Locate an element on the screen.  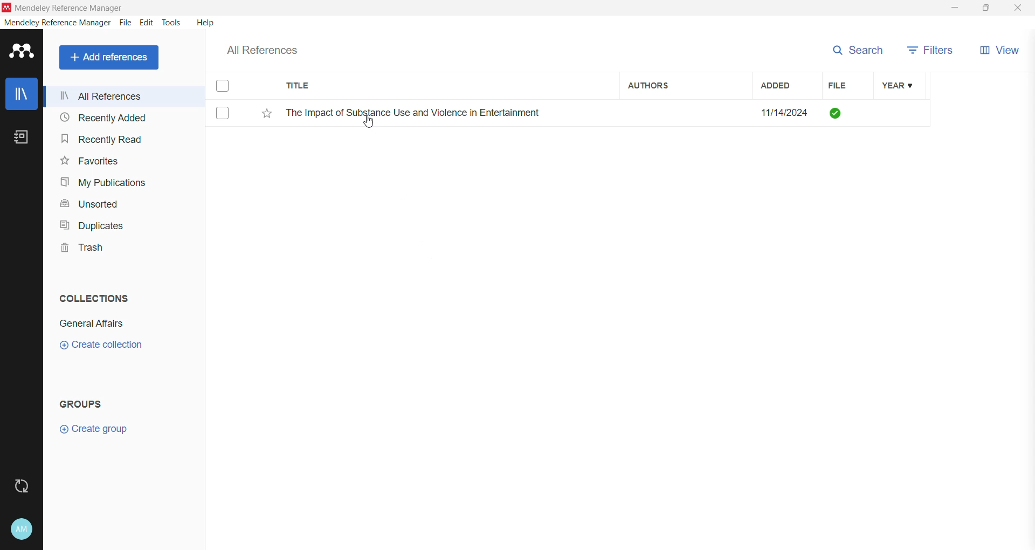
Click to Create Collection is located at coordinates (101, 347).